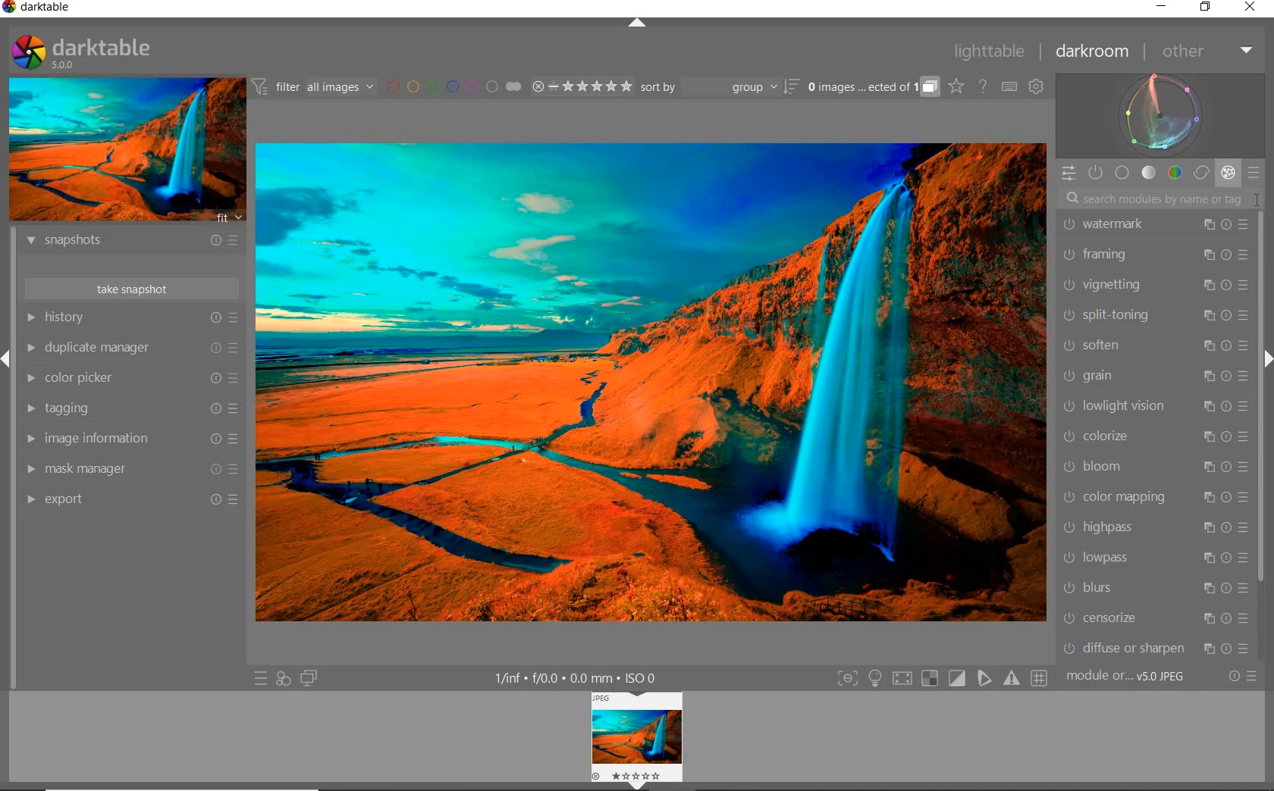 The height and width of the screenshot is (791, 1274). I want to click on Expand/Collapse, so click(1266, 360).